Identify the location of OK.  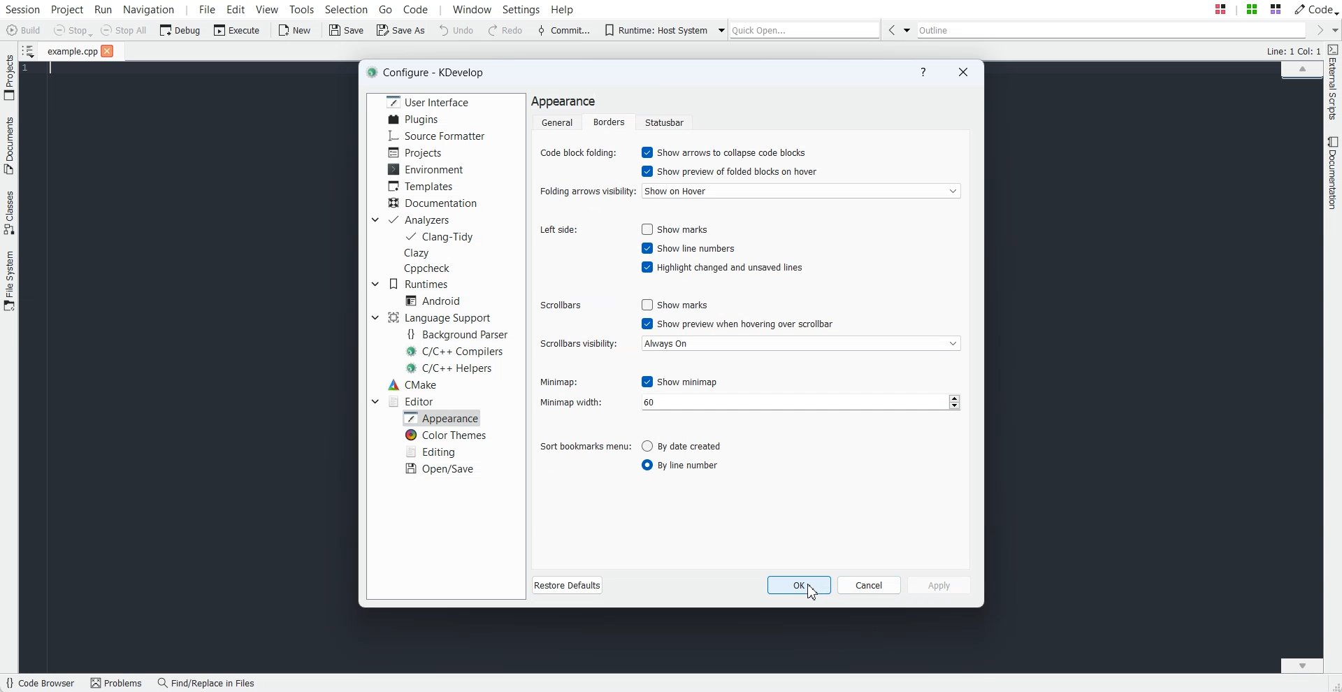
(800, 584).